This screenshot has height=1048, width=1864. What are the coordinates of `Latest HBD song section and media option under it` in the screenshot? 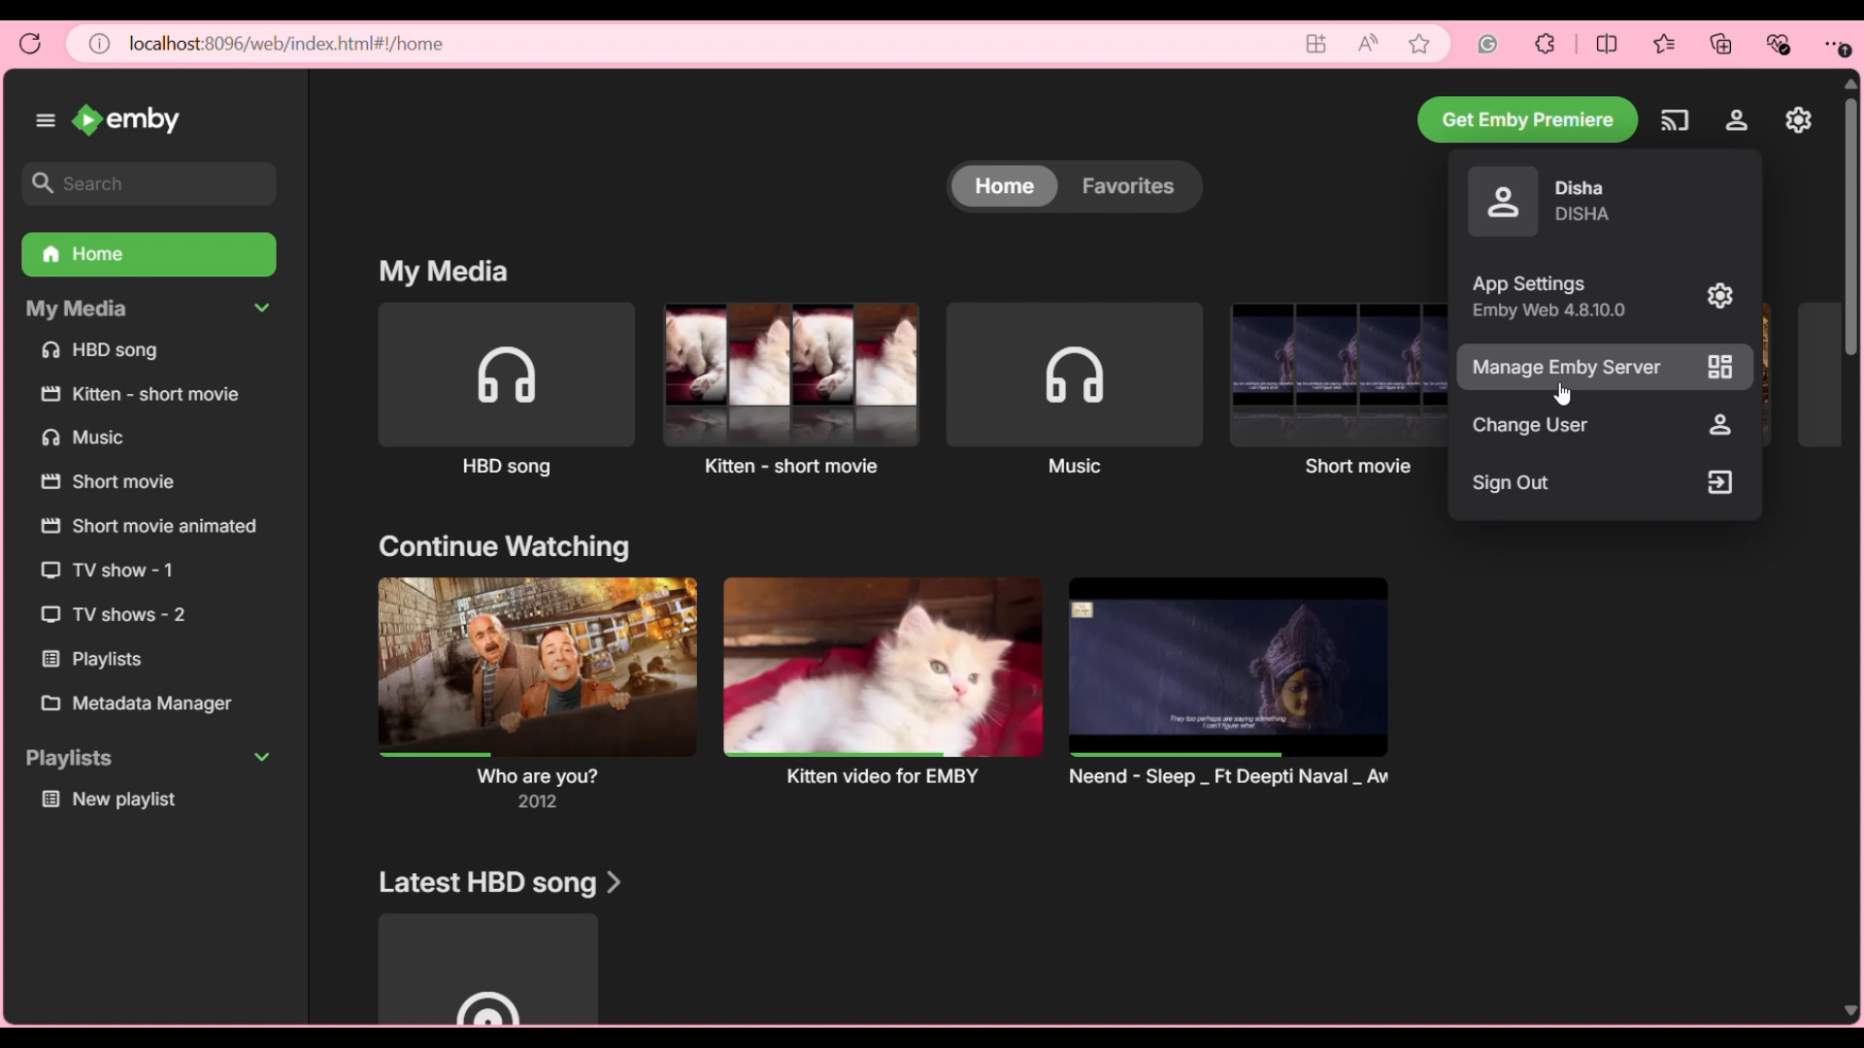 It's located at (497, 944).